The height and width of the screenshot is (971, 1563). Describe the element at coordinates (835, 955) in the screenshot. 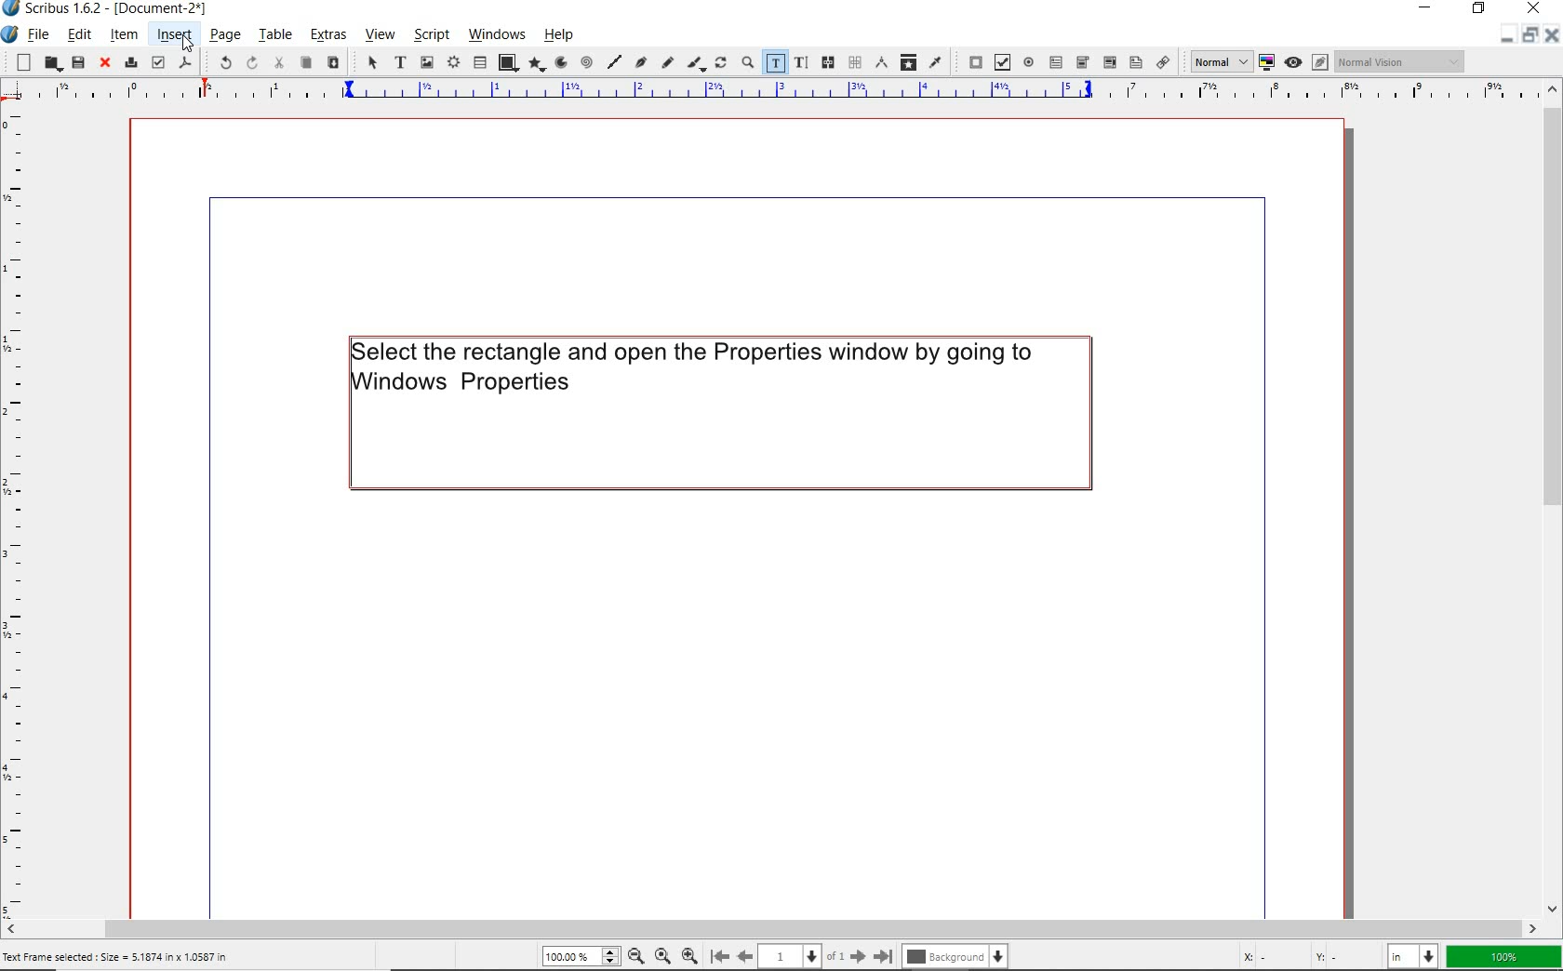

I see `of 1` at that location.